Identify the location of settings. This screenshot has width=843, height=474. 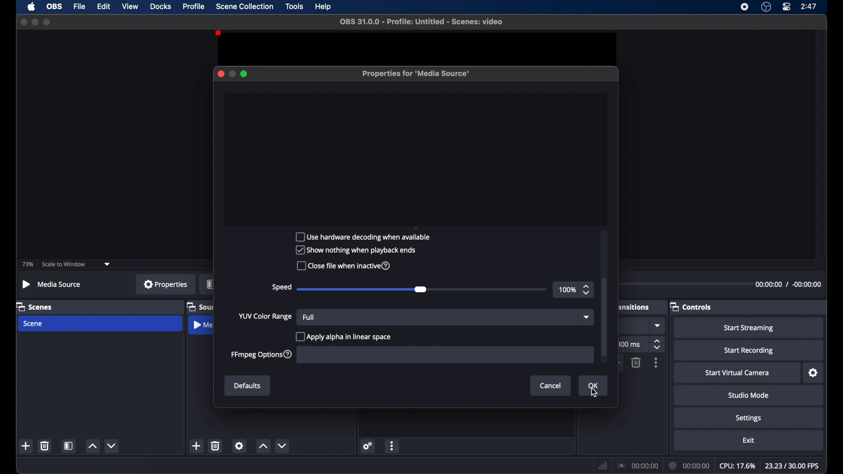
(368, 446).